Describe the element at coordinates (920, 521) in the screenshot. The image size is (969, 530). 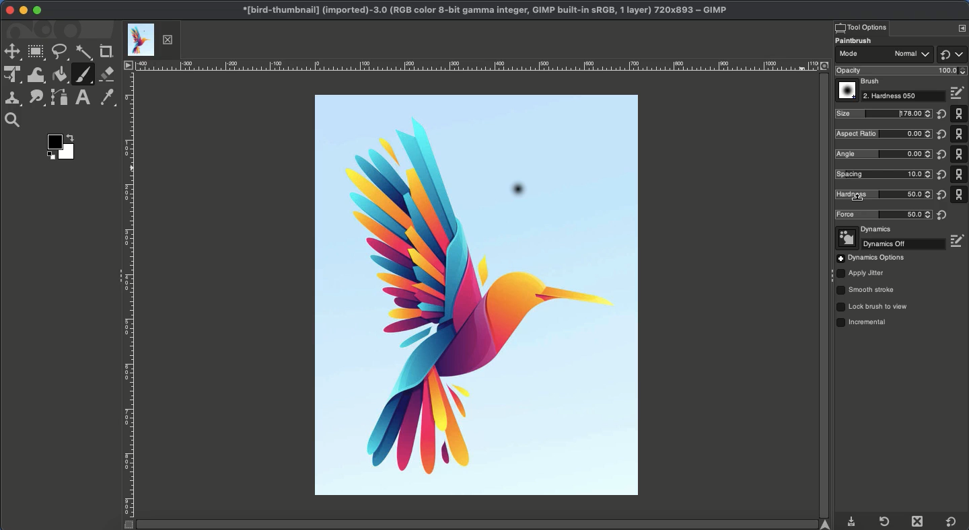
I see `Close` at that location.